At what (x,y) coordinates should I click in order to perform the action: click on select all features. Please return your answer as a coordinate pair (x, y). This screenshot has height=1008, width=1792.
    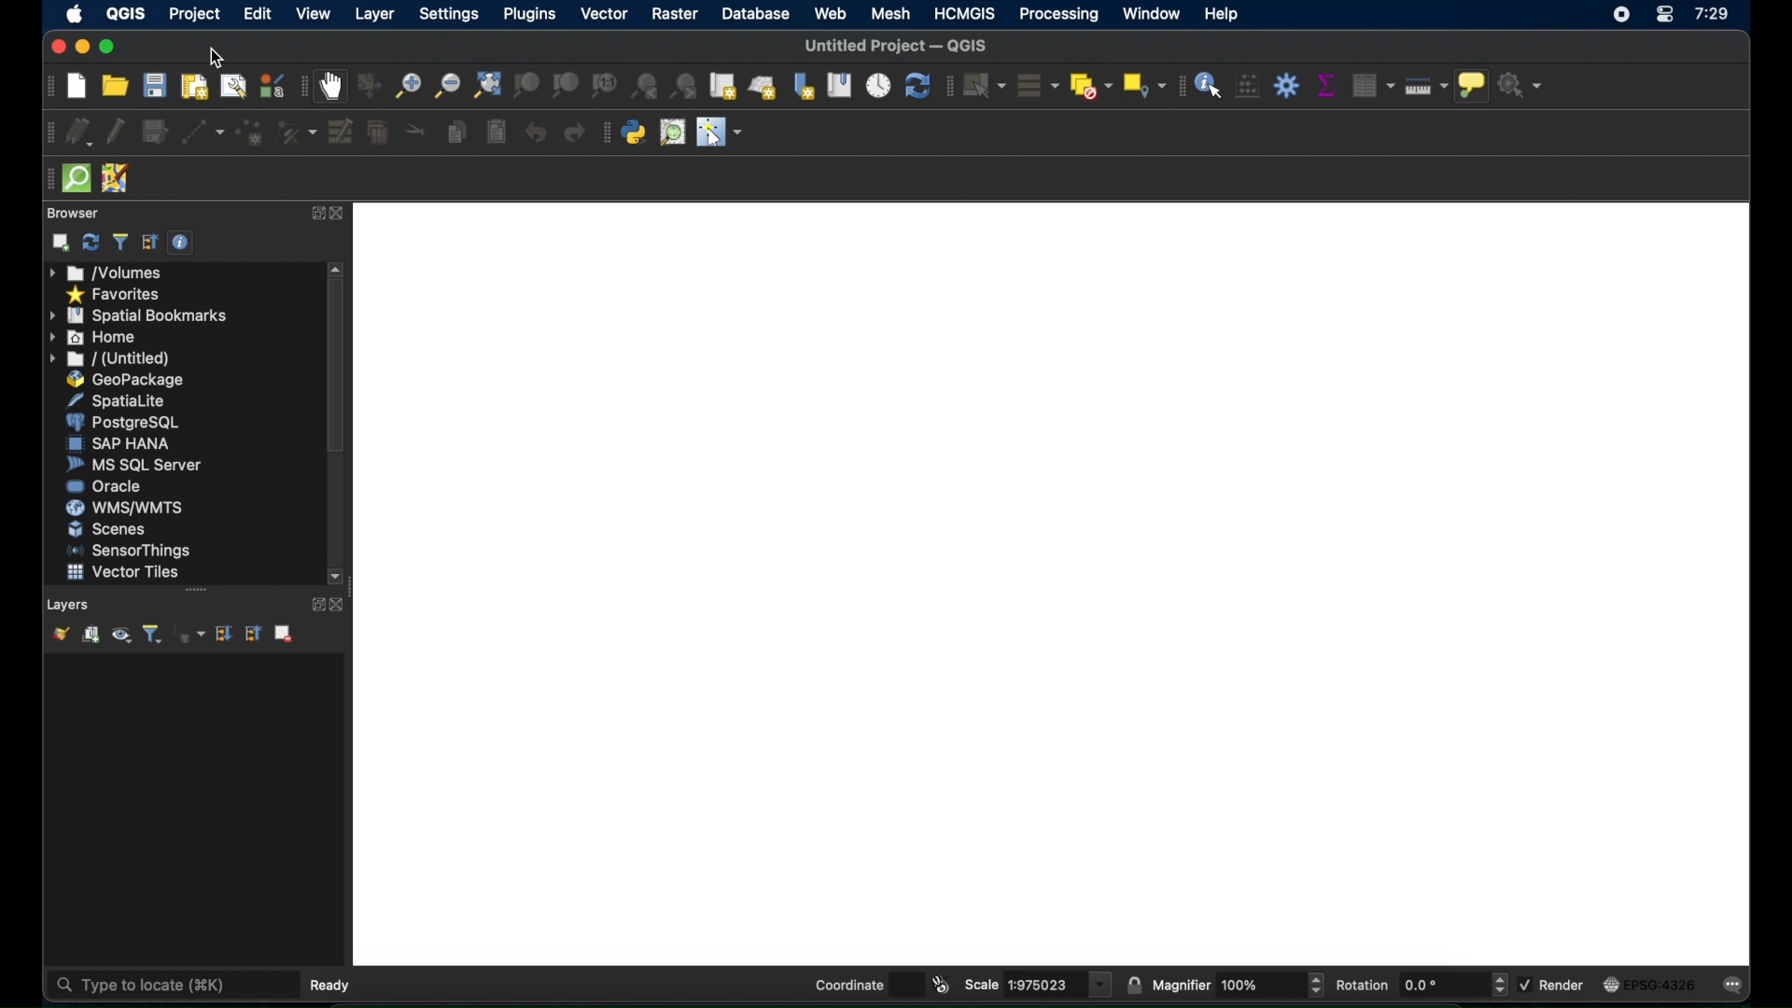
    Looking at the image, I should click on (1038, 86).